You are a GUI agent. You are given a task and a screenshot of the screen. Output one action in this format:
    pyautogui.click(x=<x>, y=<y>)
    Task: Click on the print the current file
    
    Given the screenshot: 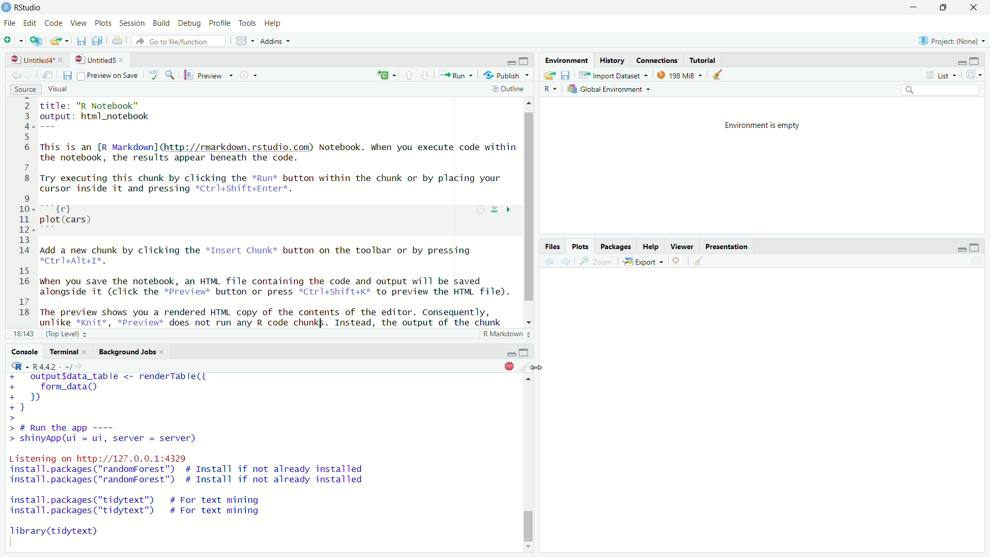 What is the action you would take?
    pyautogui.click(x=117, y=41)
    